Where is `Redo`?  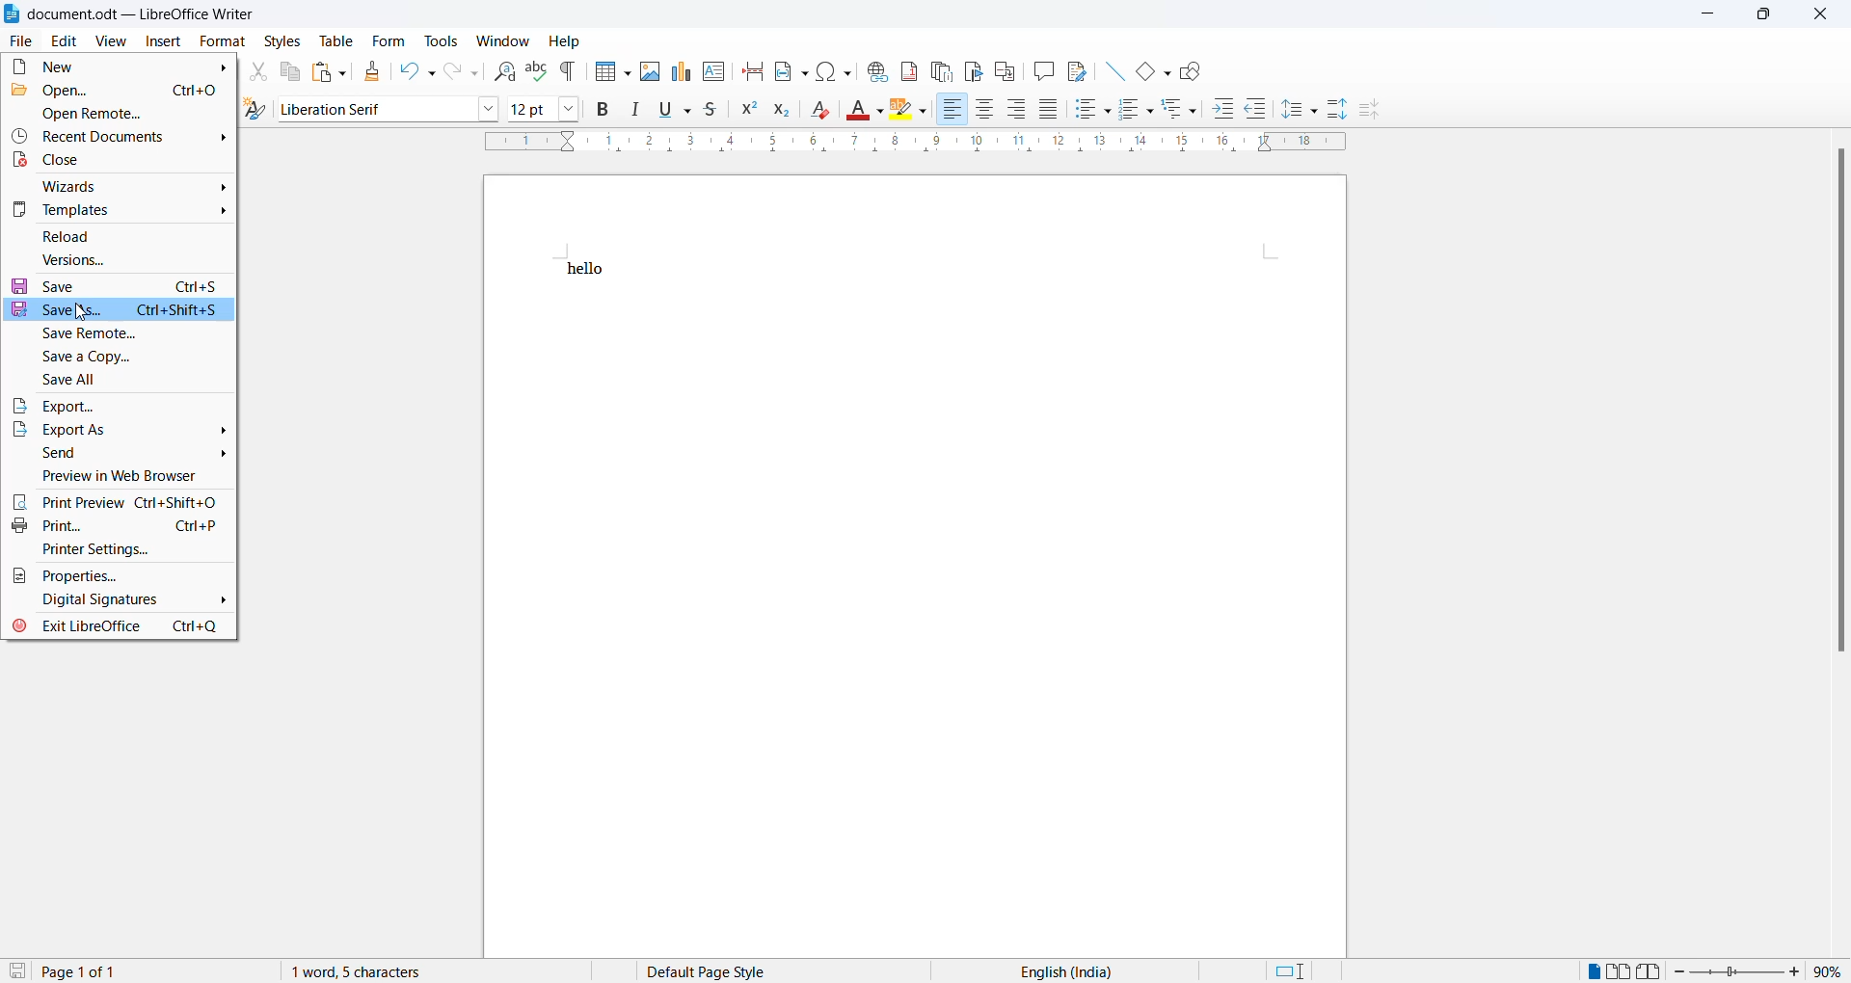
Redo is located at coordinates (459, 72).